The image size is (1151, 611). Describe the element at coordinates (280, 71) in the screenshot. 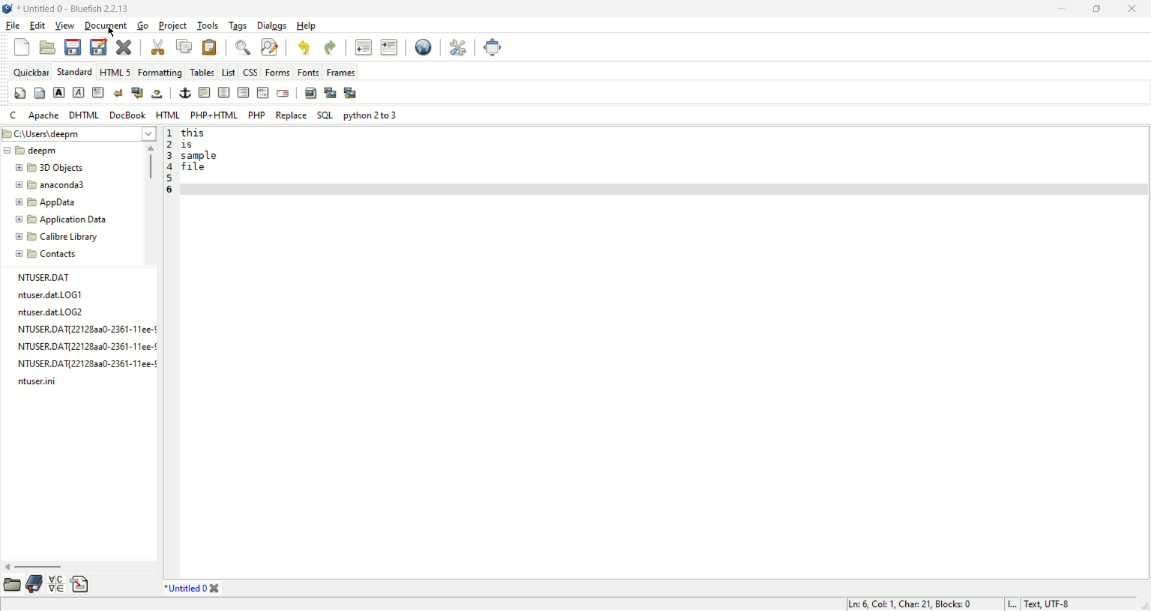

I see `forms` at that location.